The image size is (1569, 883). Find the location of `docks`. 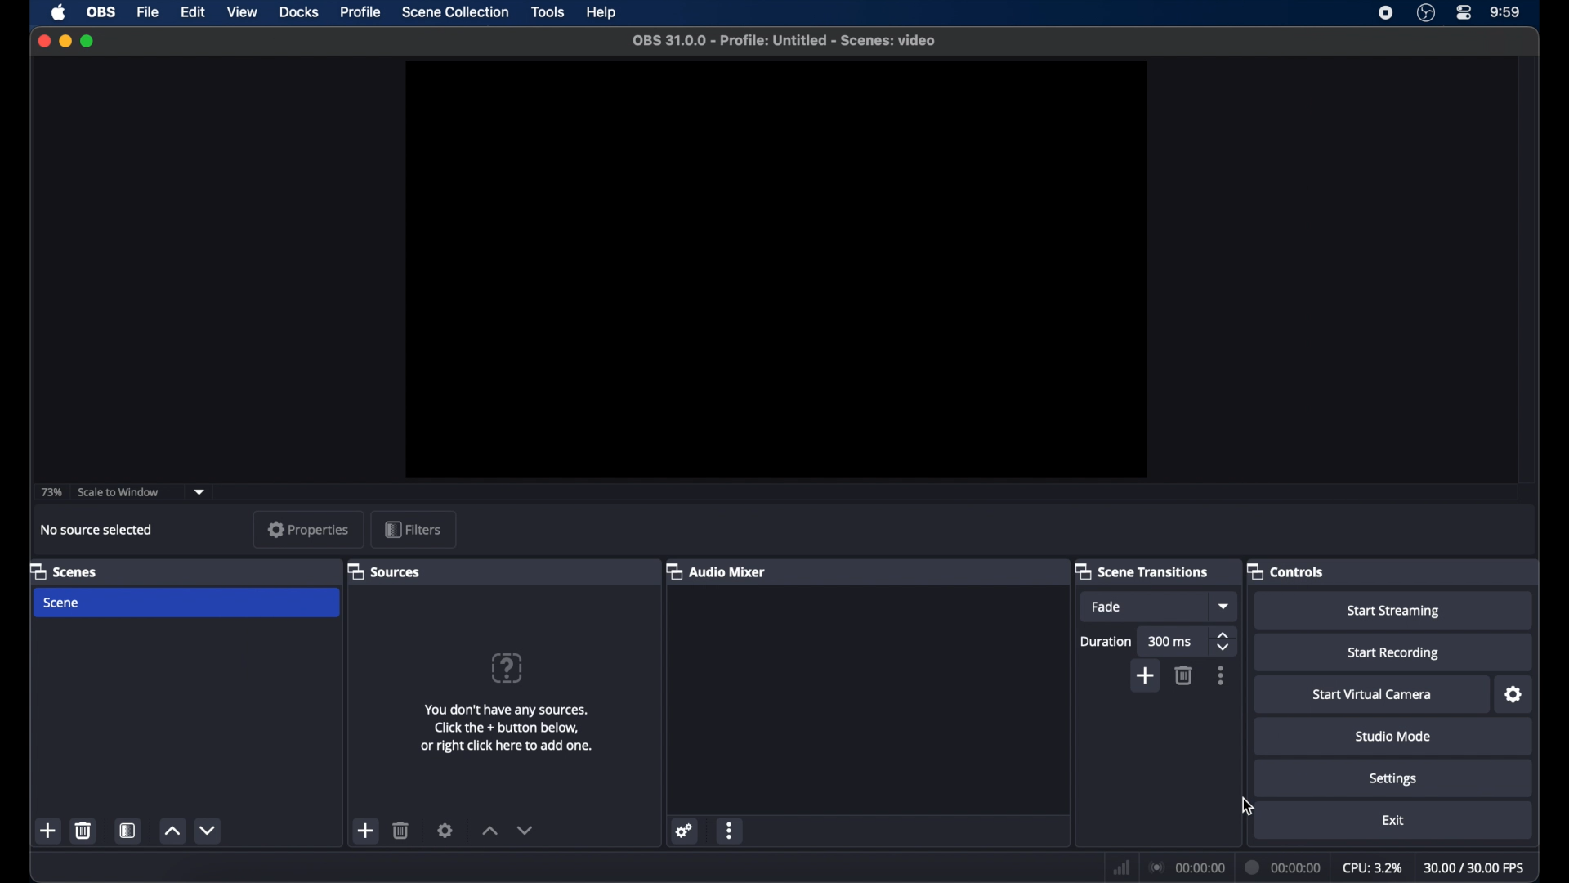

docks is located at coordinates (299, 12).